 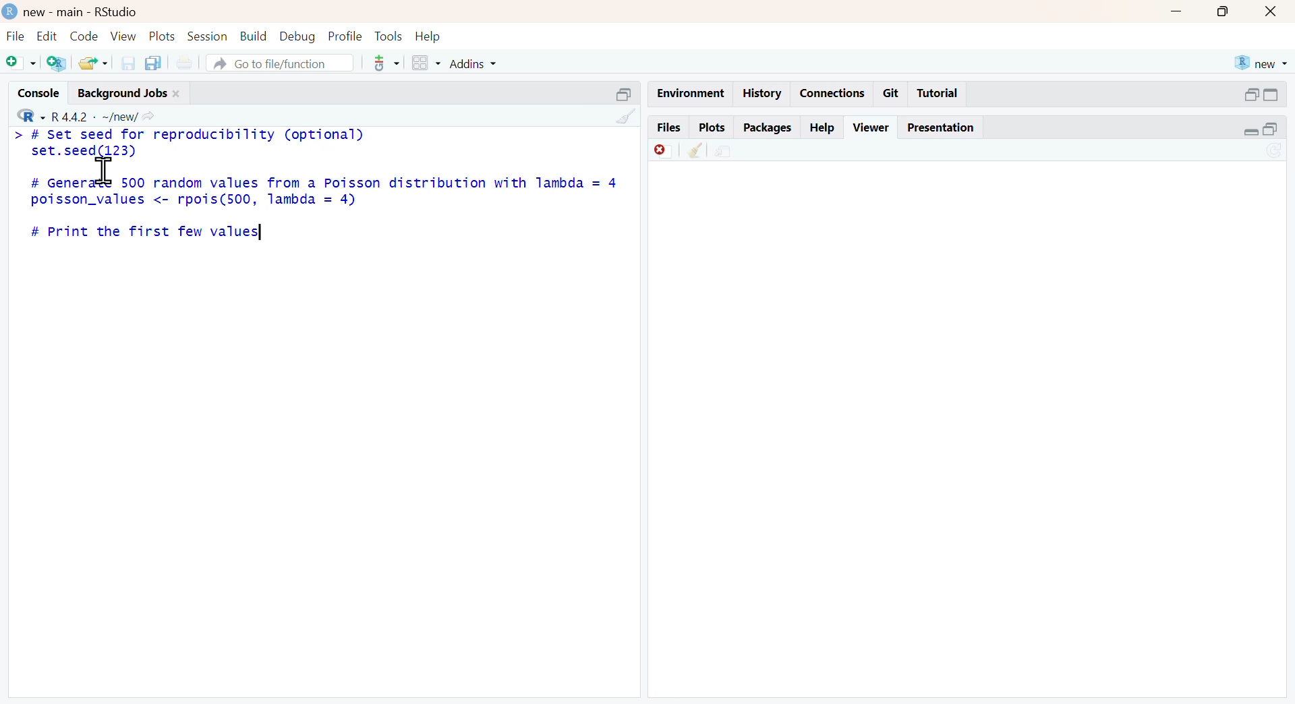 What do you see at coordinates (695, 151) in the screenshot?
I see `clean` at bounding box center [695, 151].